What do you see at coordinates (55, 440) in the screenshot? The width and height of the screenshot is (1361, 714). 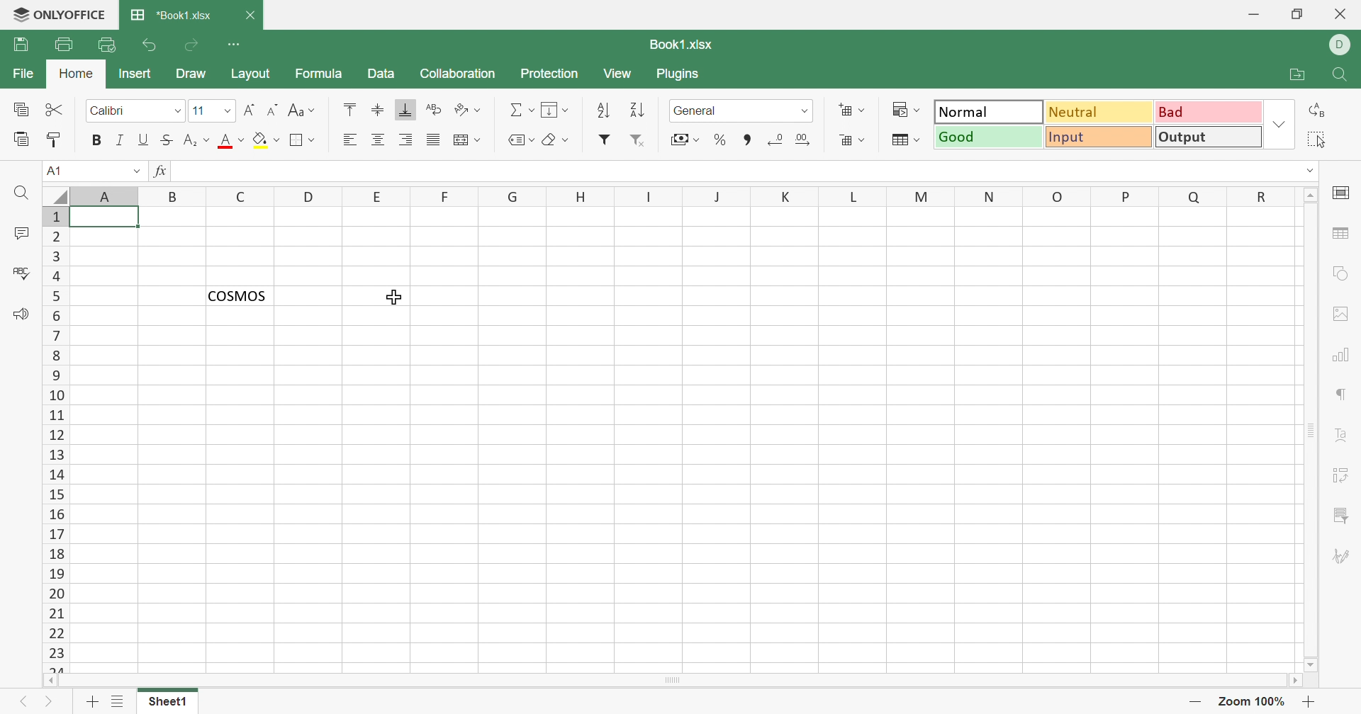 I see `Row Number` at bounding box center [55, 440].